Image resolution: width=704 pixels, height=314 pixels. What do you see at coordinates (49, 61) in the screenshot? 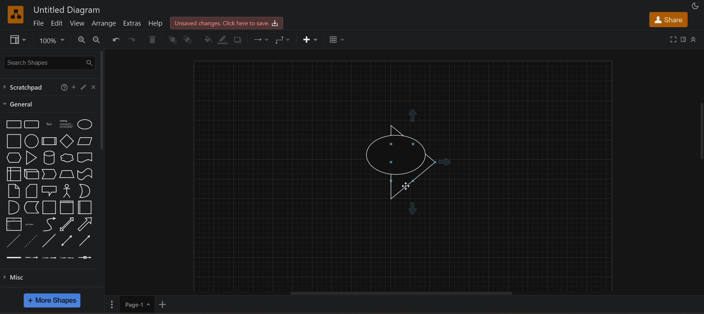
I see `search shapes` at bounding box center [49, 61].